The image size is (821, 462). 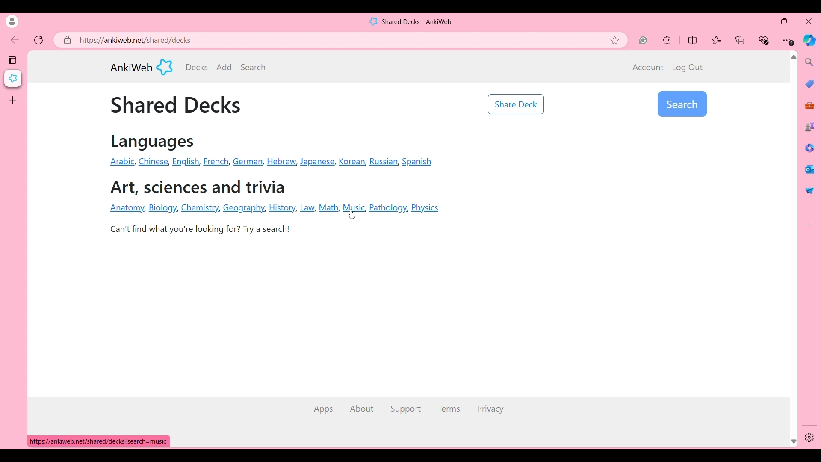 I want to click on Browser messaging software, so click(x=809, y=169).